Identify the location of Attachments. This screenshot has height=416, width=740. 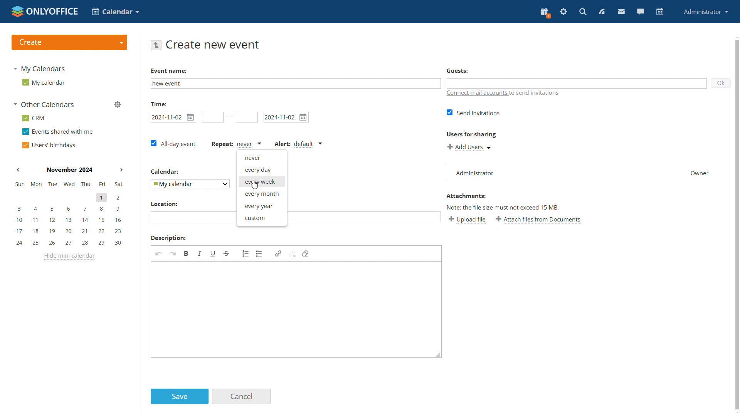
(466, 196).